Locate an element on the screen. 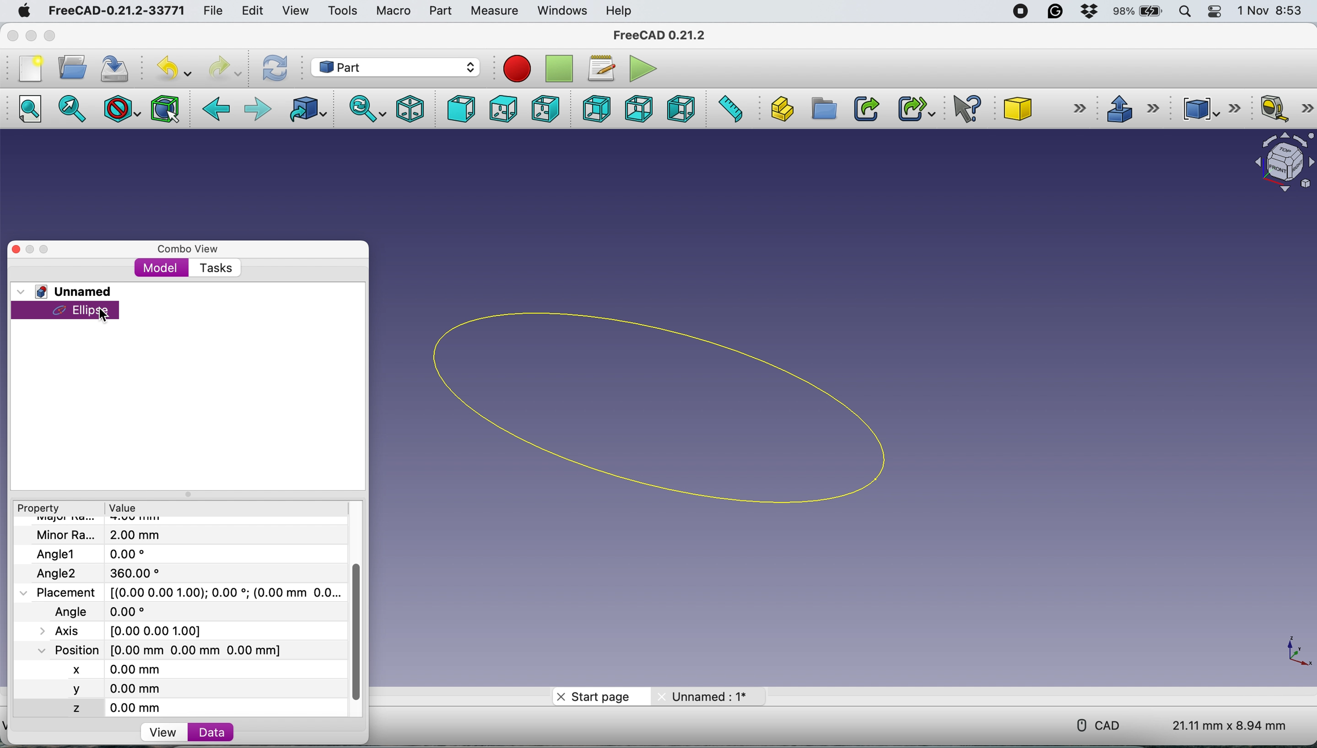 Image resolution: width=1317 pixels, height=748 pixels. workbench is located at coordinates (395, 68).